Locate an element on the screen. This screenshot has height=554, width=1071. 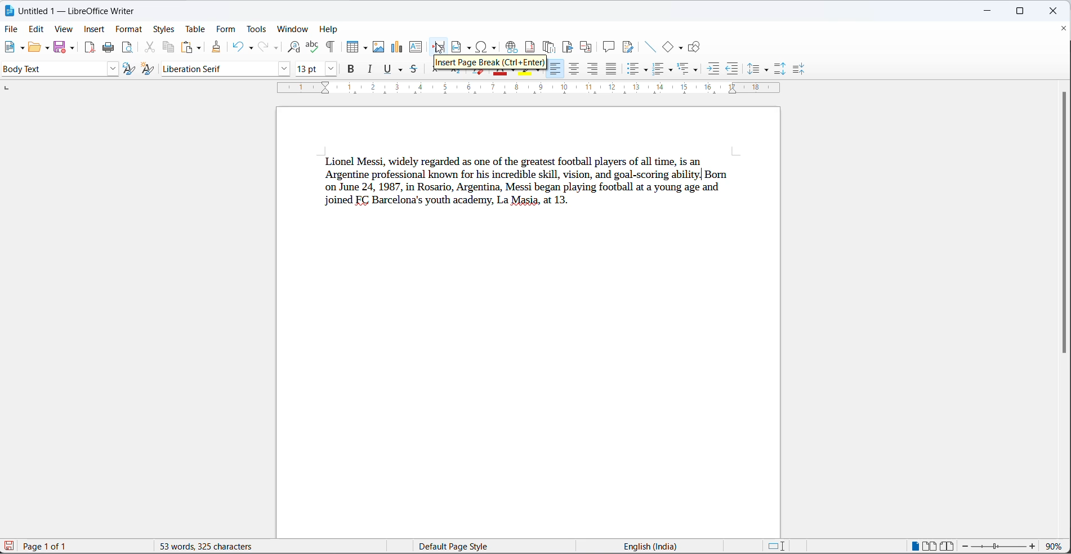
file is located at coordinates (12, 30).